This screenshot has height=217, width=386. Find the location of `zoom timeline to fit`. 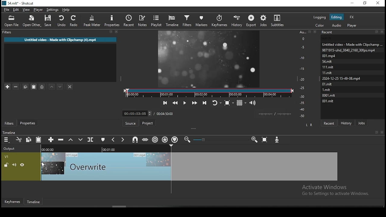

zoom timeline to fit is located at coordinates (265, 140).